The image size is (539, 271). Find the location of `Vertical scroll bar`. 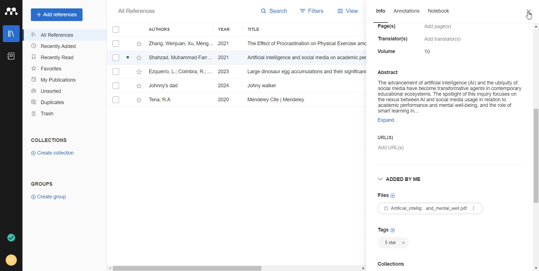

Vertical scroll bar is located at coordinates (536, 147).